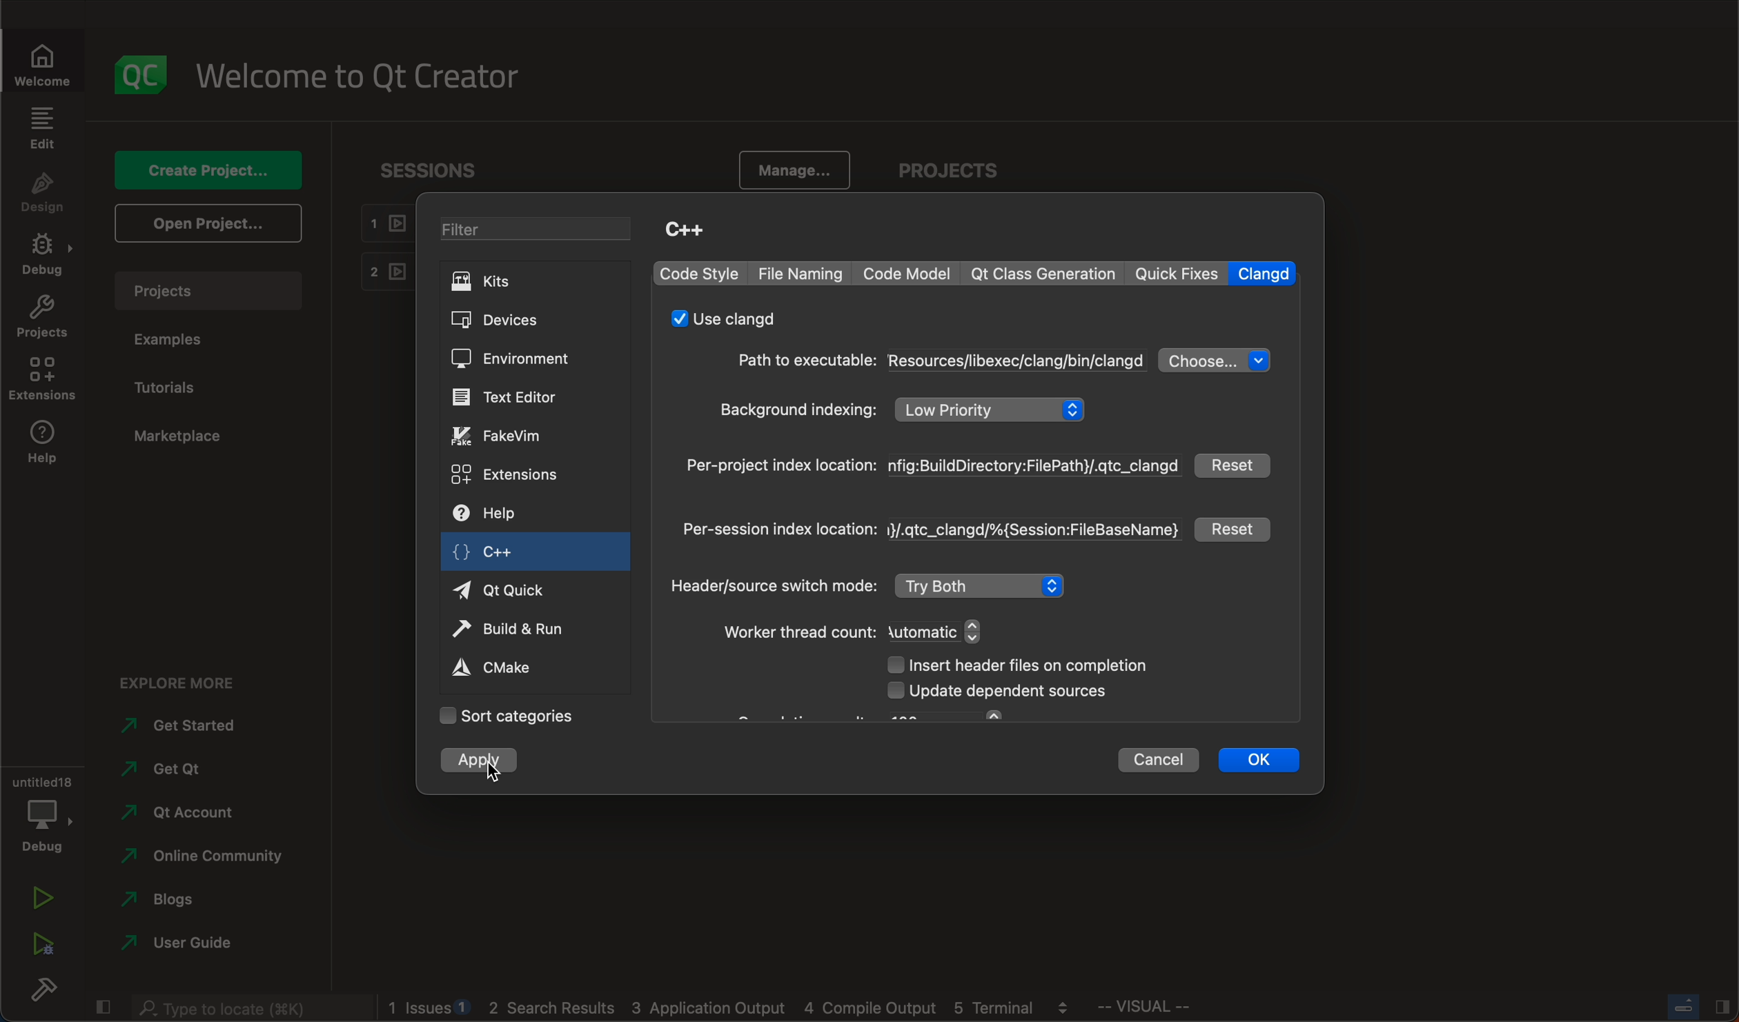  I want to click on choose, so click(1215, 359).